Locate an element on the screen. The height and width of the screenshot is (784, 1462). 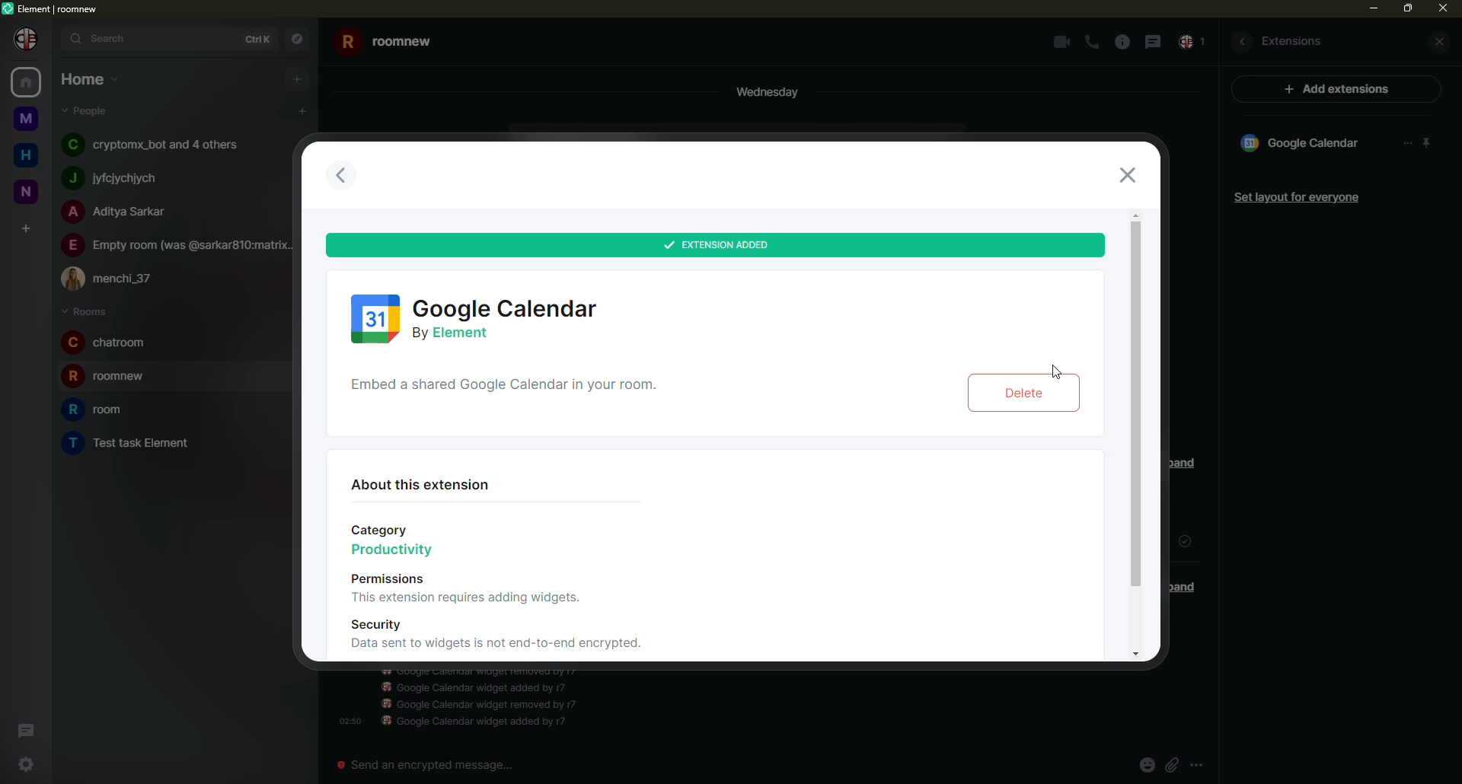
add is located at coordinates (298, 78).